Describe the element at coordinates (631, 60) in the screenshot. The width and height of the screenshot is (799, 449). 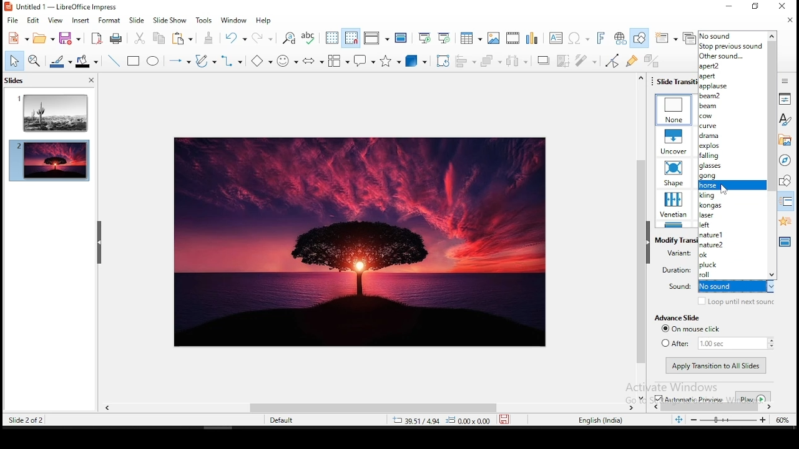
I see `show gluepoint functions` at that location.